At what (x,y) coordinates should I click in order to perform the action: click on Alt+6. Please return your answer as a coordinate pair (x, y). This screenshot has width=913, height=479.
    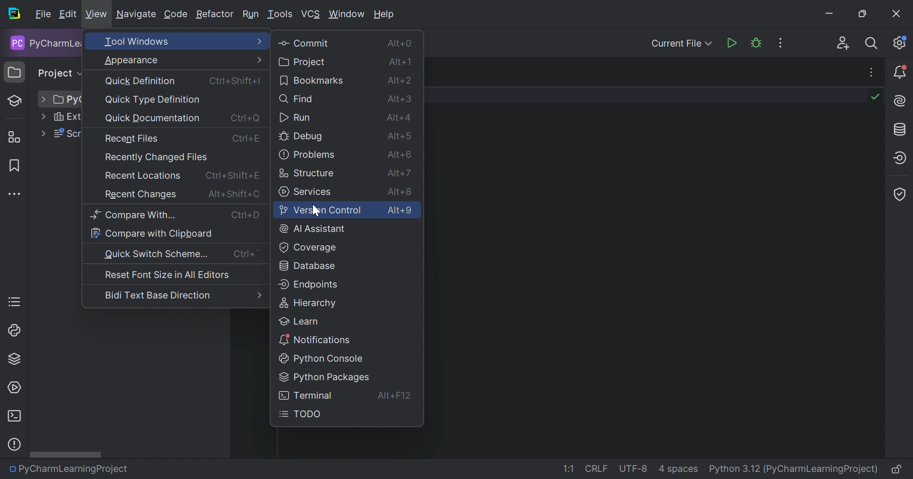
    Looking at the image, I should click on (400, 153).